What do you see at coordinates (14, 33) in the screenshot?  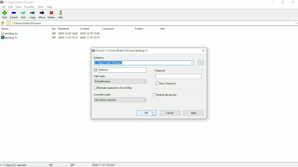 I see `desktop.ini` at bounding box center [14, 33].